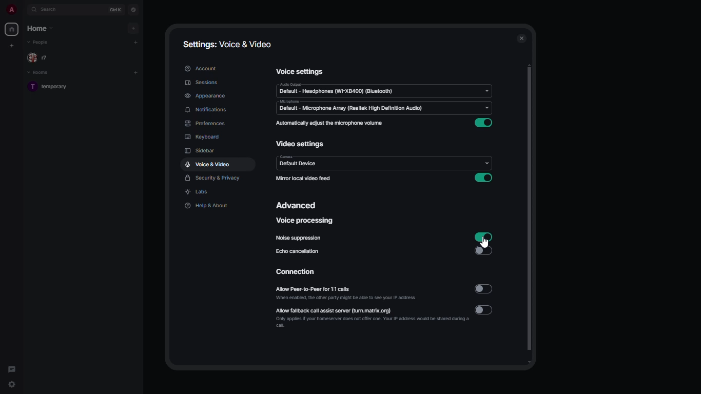 This screenshot has width=701, height=394. I want to click on sessions, so click(202, 83).